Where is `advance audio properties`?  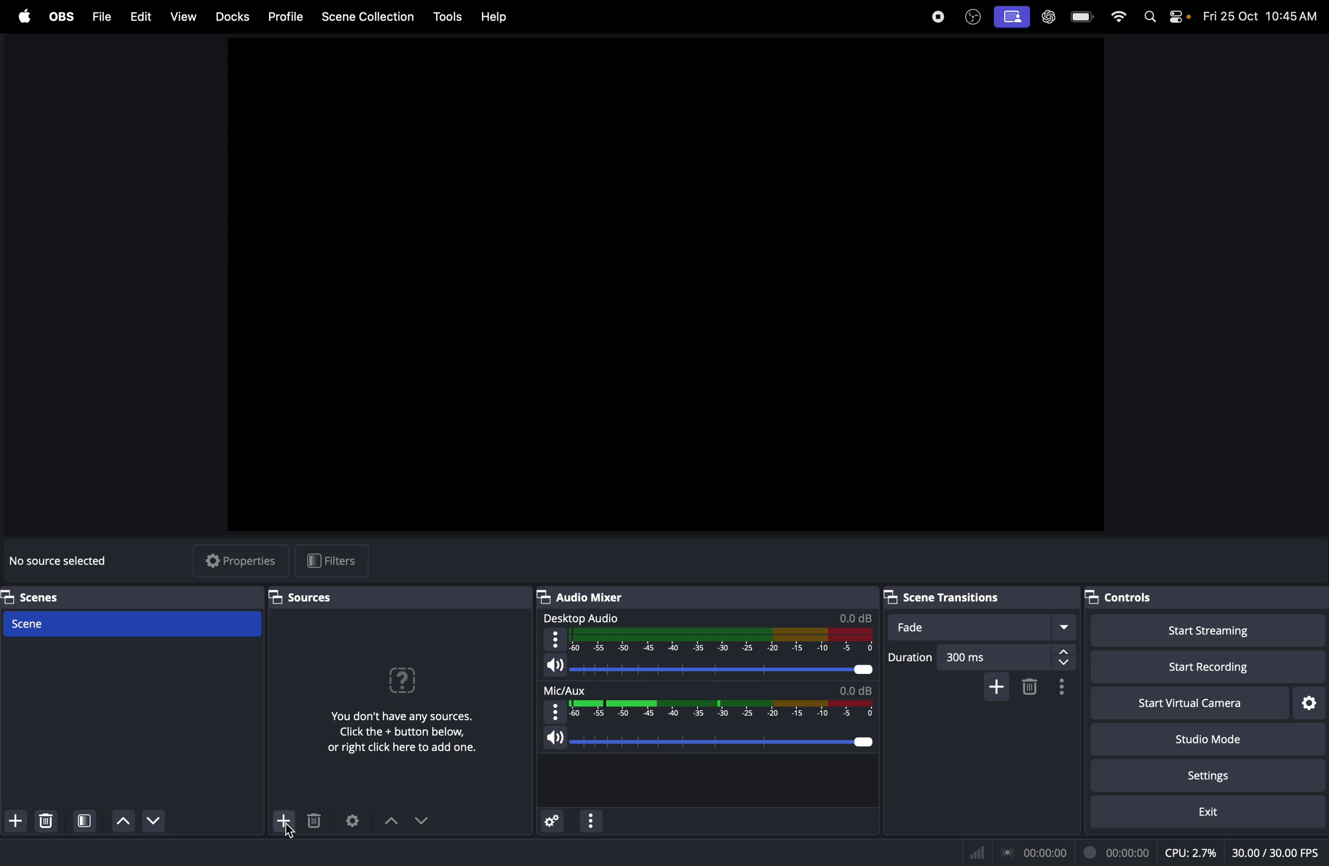 advance audio properties is located at coordinates (553, 822).